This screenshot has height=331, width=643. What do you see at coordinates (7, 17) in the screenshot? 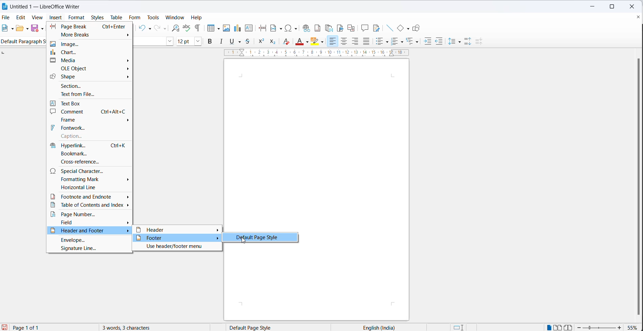
I see `file` at bounding box center [7, 17].